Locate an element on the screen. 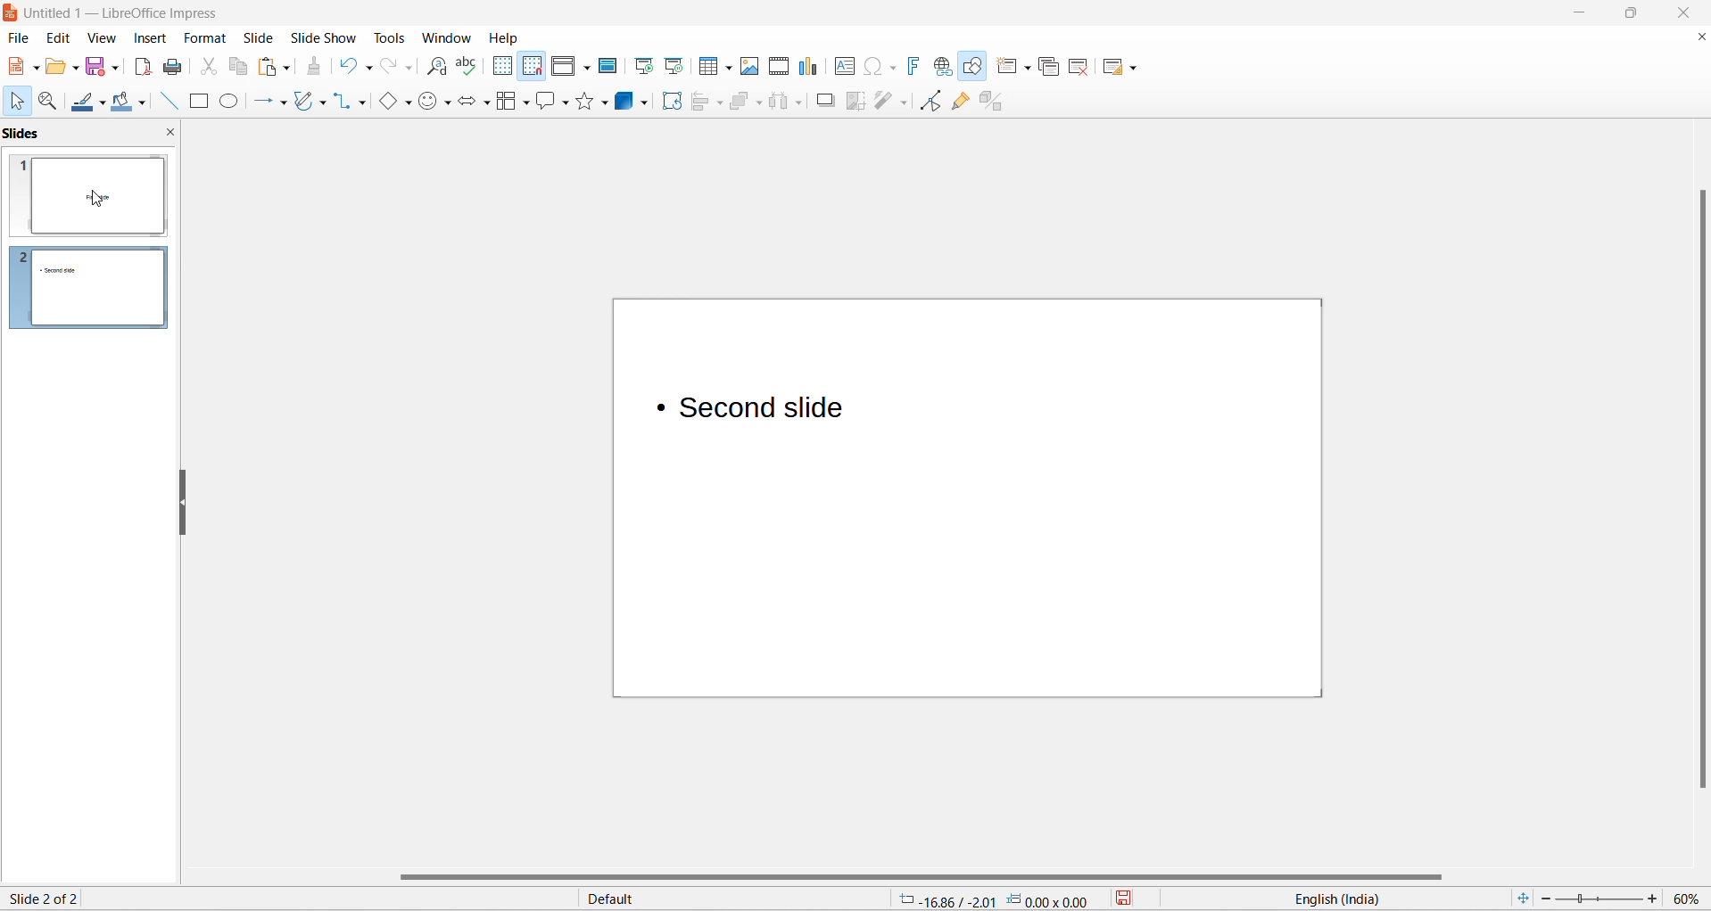  block arrows is located at coordinates (468, 102).